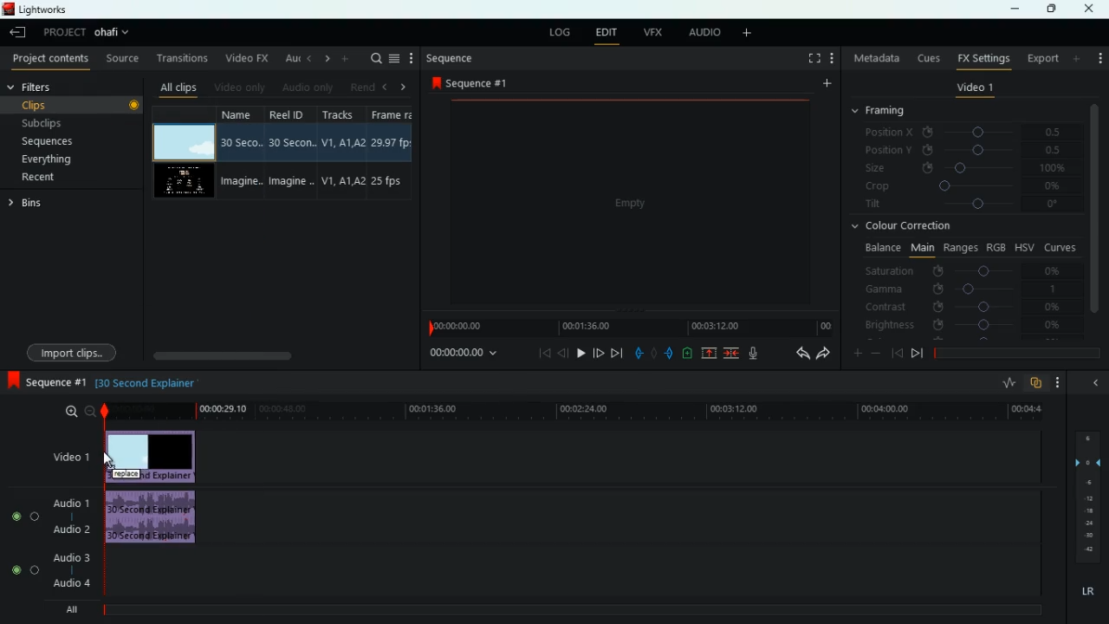  I want to click on brightness, so click(962, 324).